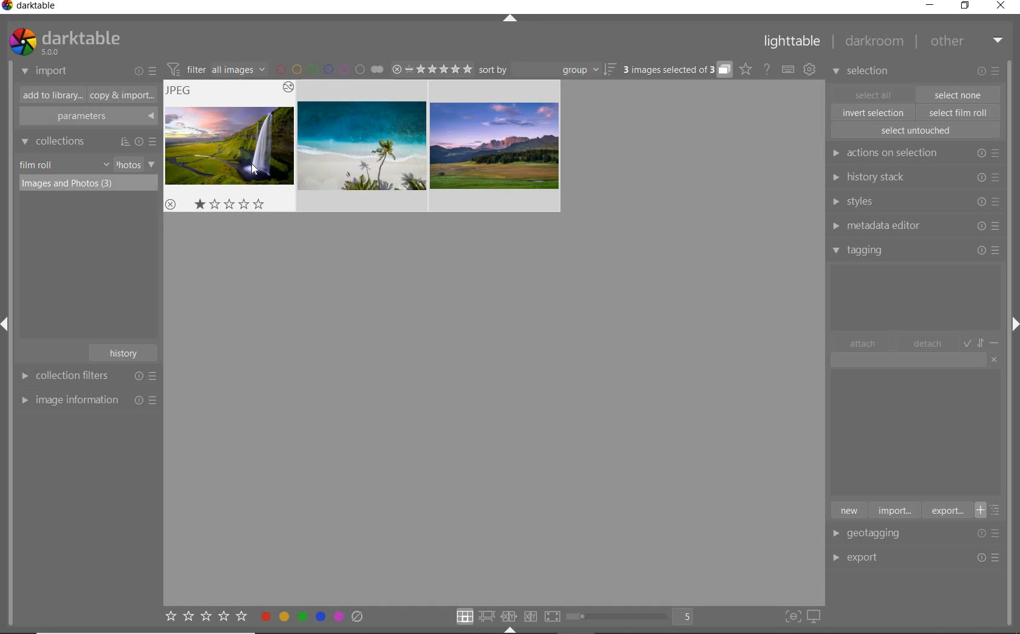  I want to click on import, so click(45, 72).